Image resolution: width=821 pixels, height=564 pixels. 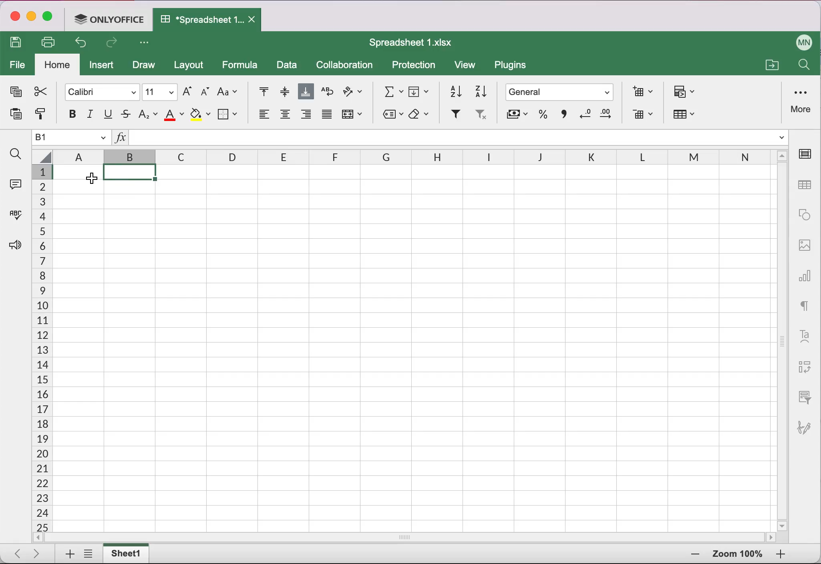 What do you see at coordinates (31, 18) in the screenshot?
I see `minimize` at bounding box center [31, 18].